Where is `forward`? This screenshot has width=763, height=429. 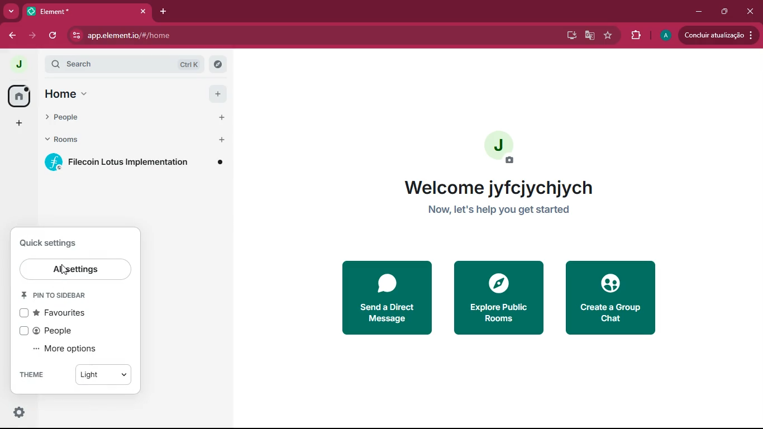 forward is located at coordinates (34, 36).